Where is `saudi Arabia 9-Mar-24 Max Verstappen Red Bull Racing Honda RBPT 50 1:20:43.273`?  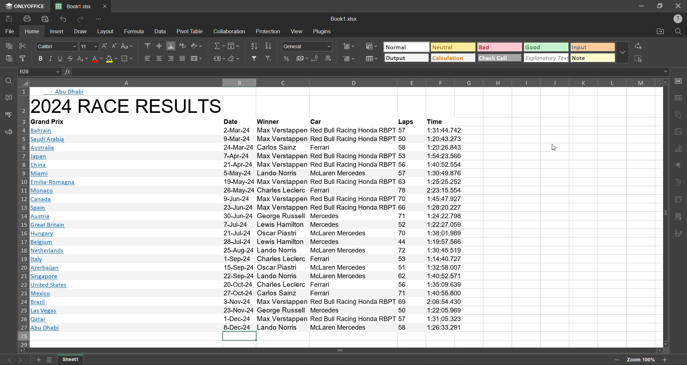 saudi Arabia 9-Mar-24 Max Verstappen Red Bull Racing Honda RBPT 50 1:20:43.273 is located at coordinates (247, 139).